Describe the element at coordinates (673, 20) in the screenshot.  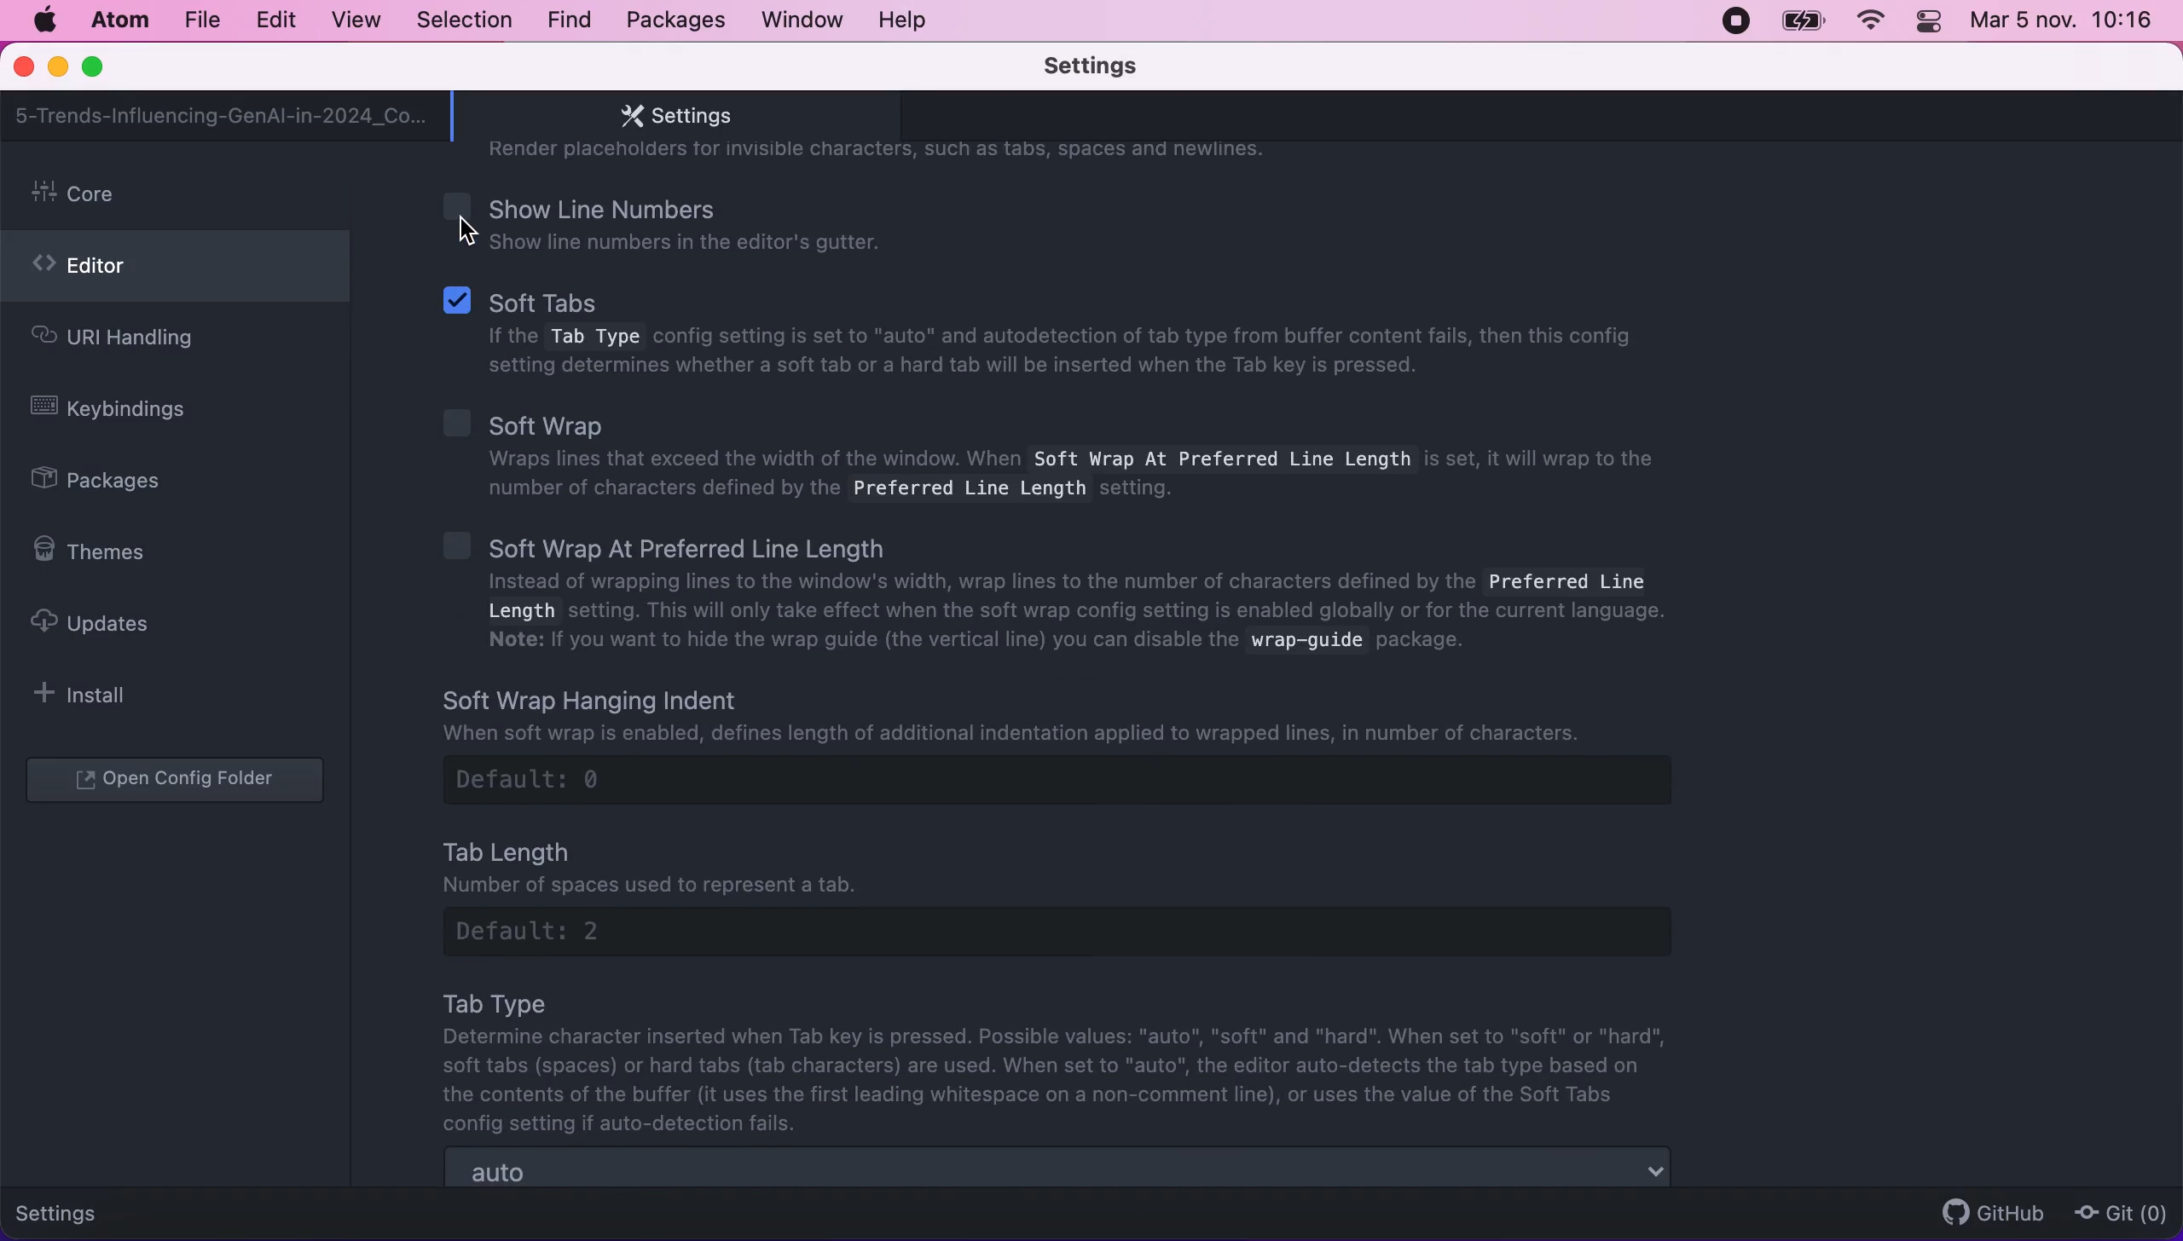
I see `packages` at that location.